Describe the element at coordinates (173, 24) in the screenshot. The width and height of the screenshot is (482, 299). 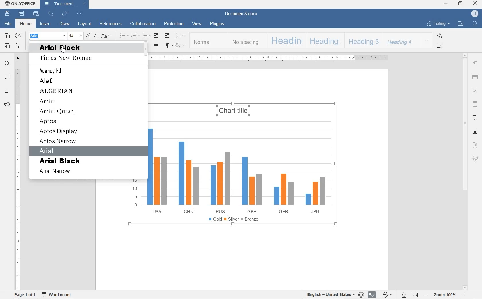
I see `PROTECTION` at that location.